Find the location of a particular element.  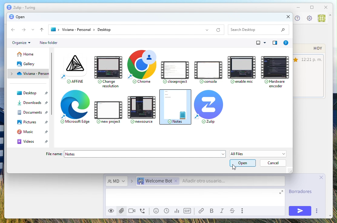

Zulip is located at coordinates (209, 107).